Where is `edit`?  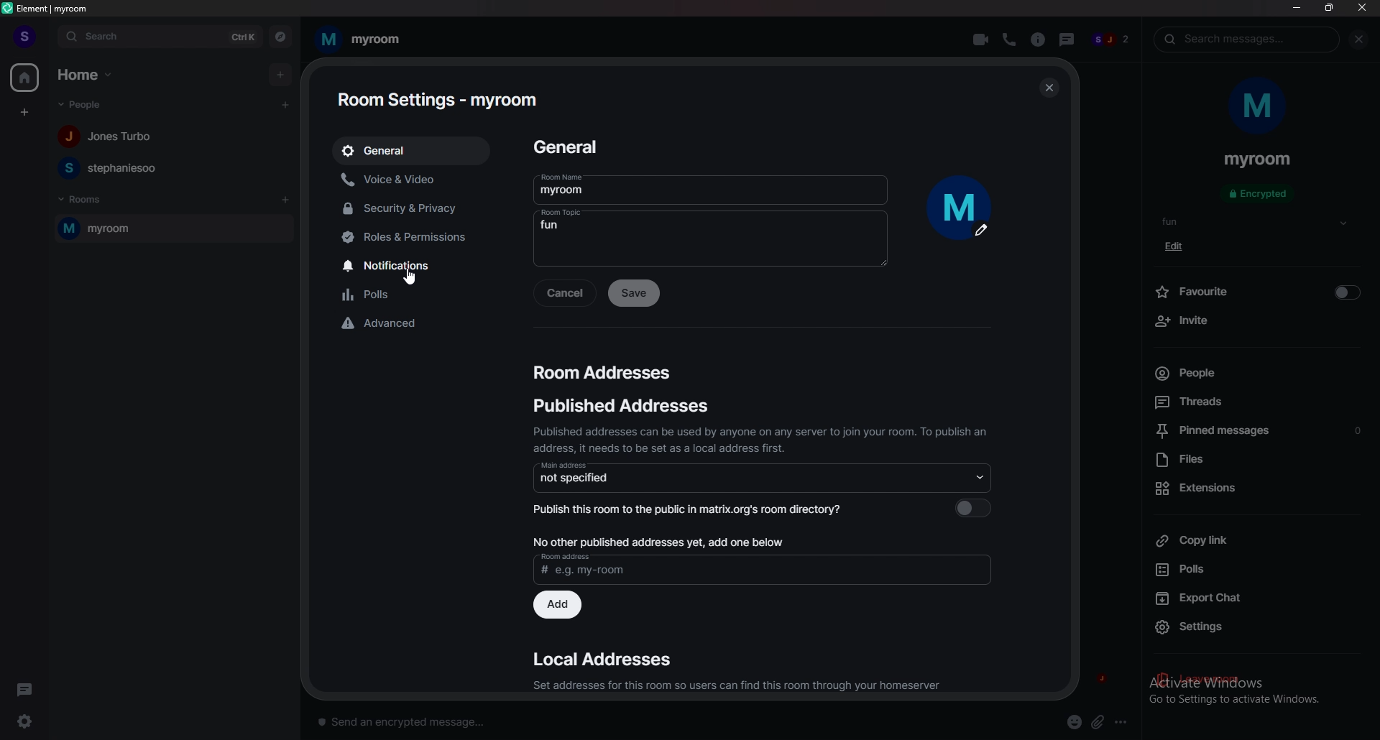
edit is located at coordinates (1179, 246).